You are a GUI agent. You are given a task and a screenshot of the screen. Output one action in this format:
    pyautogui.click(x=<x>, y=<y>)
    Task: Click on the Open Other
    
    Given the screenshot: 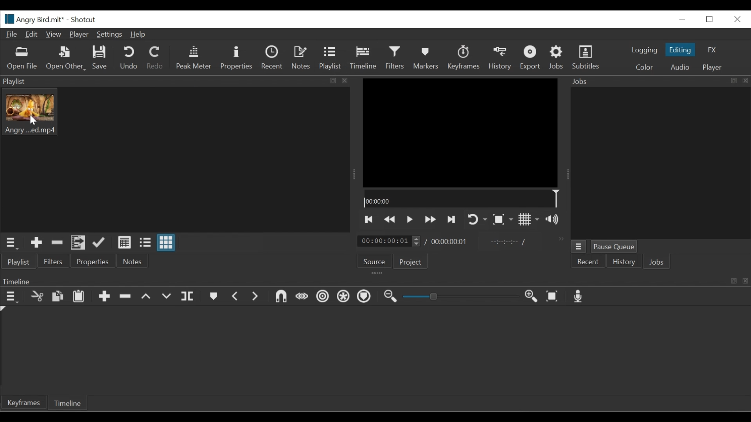 What is the action you would take?
    pyautogui.click(x=66, y=58)
    